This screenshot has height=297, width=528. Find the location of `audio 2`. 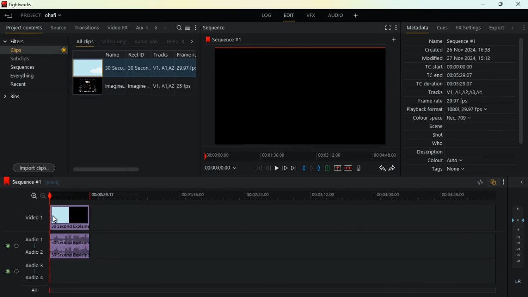

audio 2 is located at coordinates (32, 253).